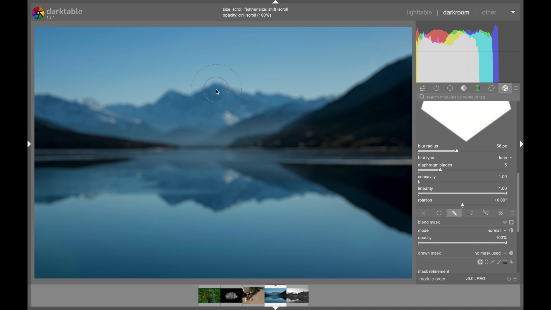 The height and width of the screenshot is (310, 551). Describe the element at coordinates (422, 88) in the screenshot. I see `show quick access  panel` at that location.